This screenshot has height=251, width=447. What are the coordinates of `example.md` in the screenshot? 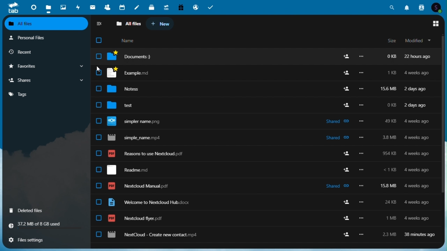 It's located at (128, 73).